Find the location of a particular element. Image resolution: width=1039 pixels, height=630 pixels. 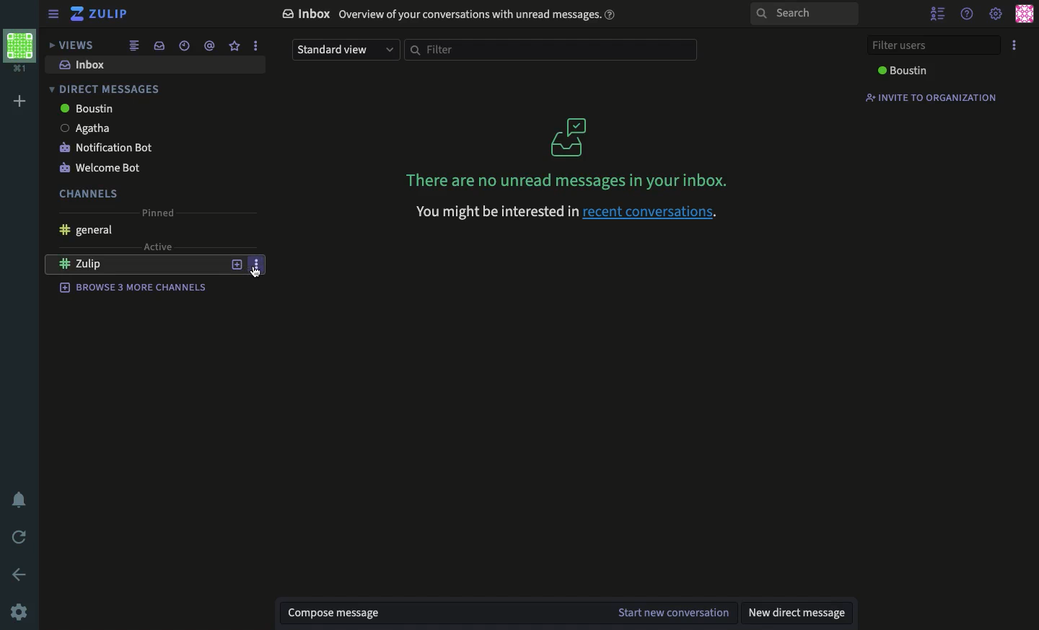

combined feed is located at coordinates (135, 45).